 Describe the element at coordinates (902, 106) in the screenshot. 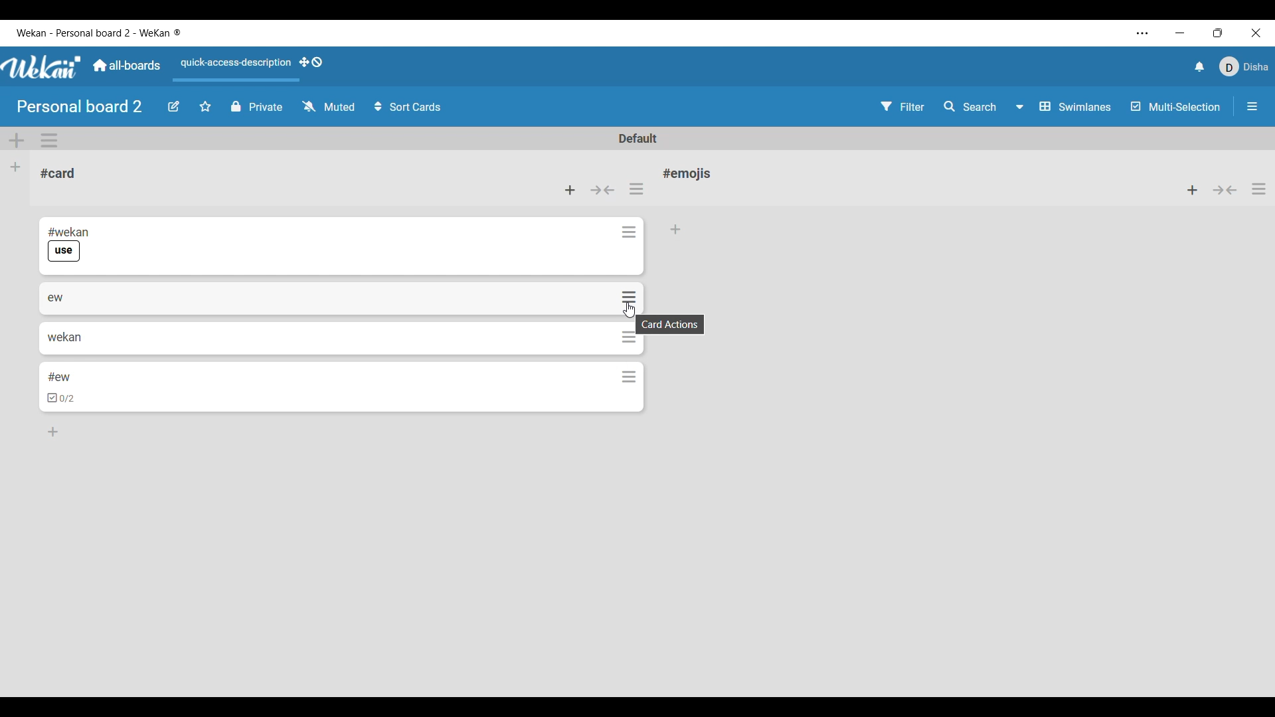

I see `Filter settings` at that location.